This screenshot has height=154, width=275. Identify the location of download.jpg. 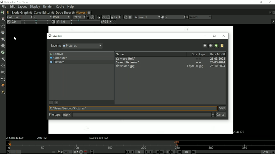
(170, 66).